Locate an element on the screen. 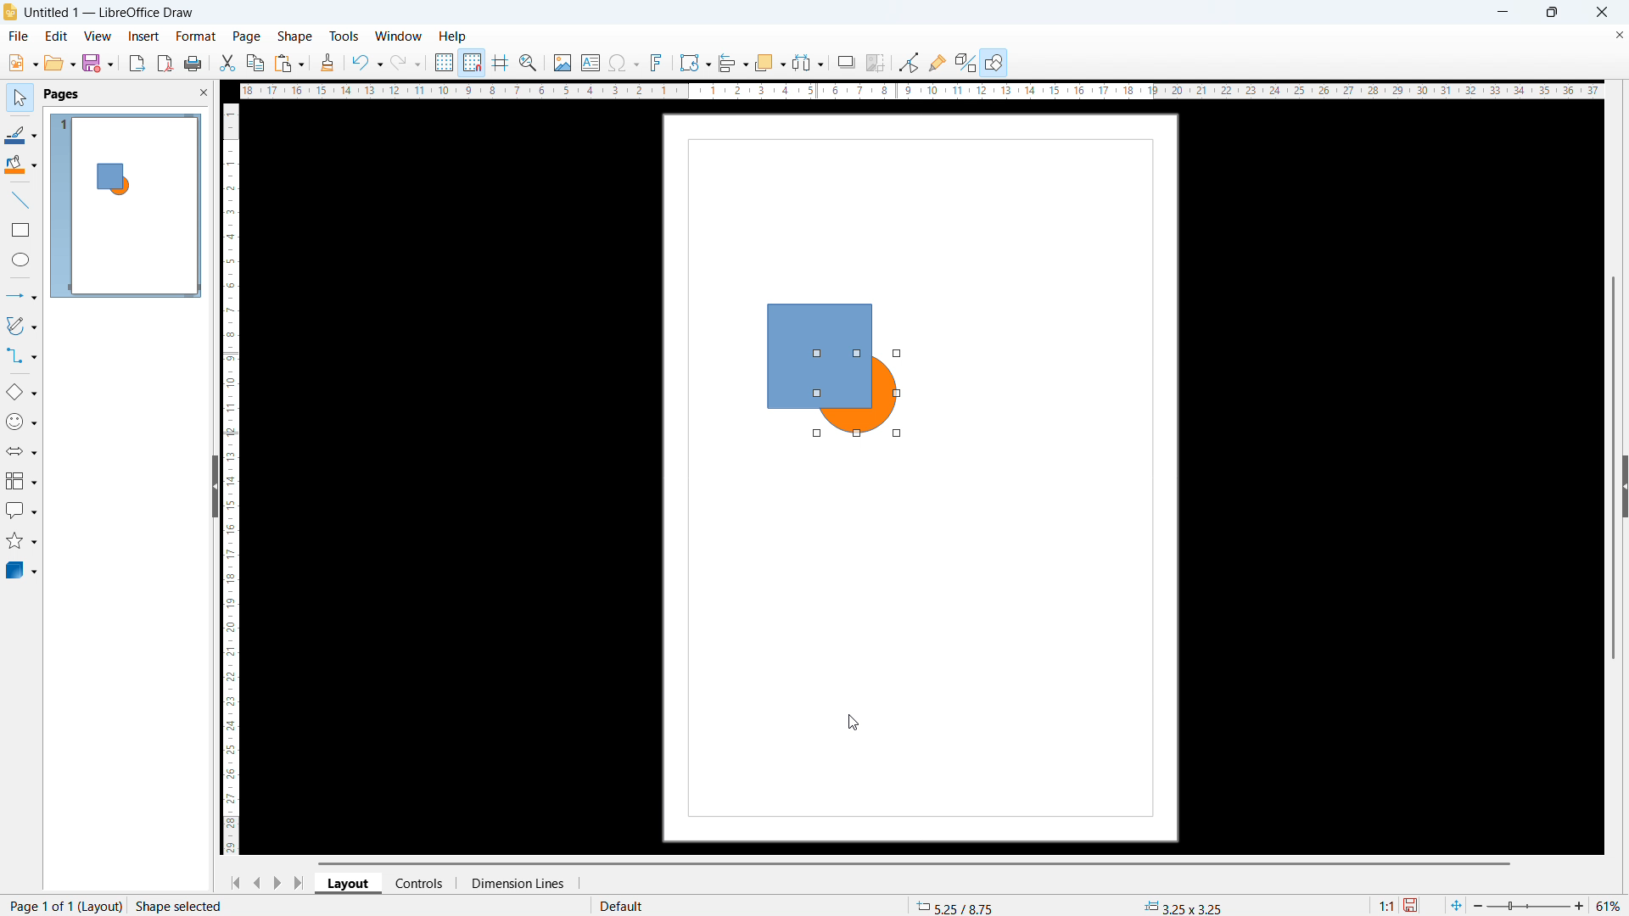  Pages  is located at coordinates (61, 93).